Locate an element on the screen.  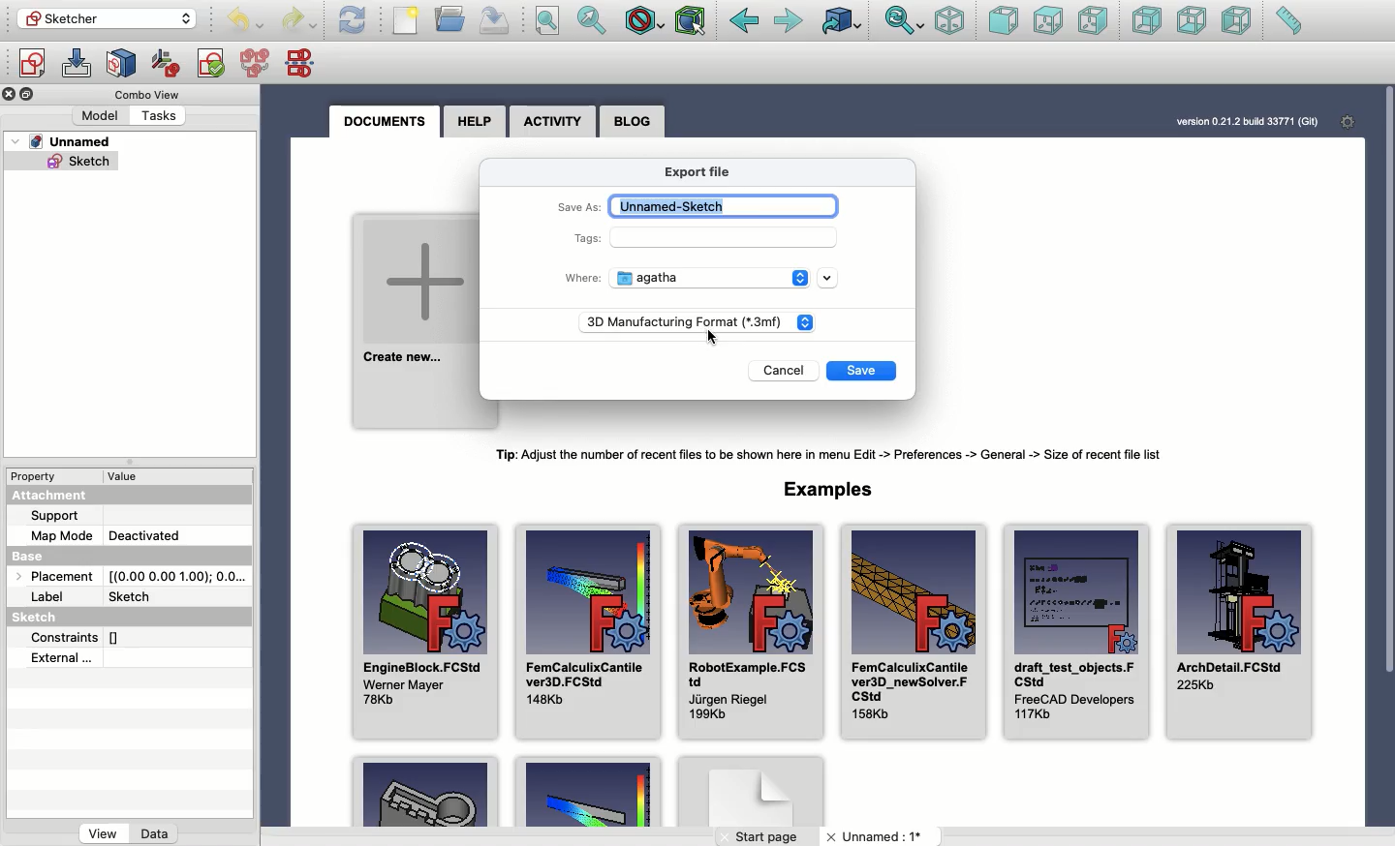
Placement [(0.00 0.00 1.00); 0.0... is located at coordinates (136, 579).